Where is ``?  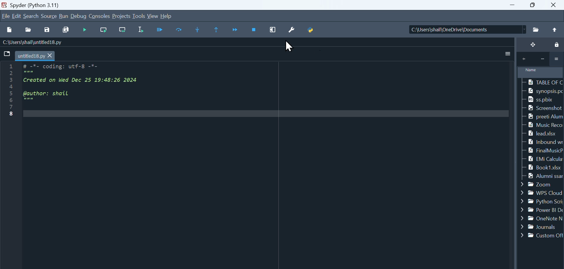  is located at coordinates (49, 16).